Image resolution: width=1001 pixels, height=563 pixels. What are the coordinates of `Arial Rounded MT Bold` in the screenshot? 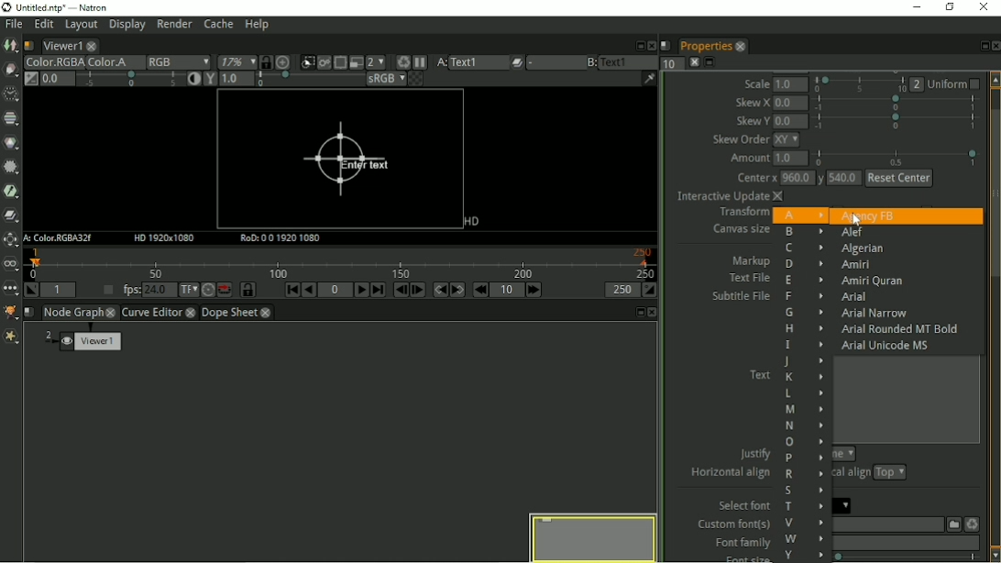 It's located at (901, 329).